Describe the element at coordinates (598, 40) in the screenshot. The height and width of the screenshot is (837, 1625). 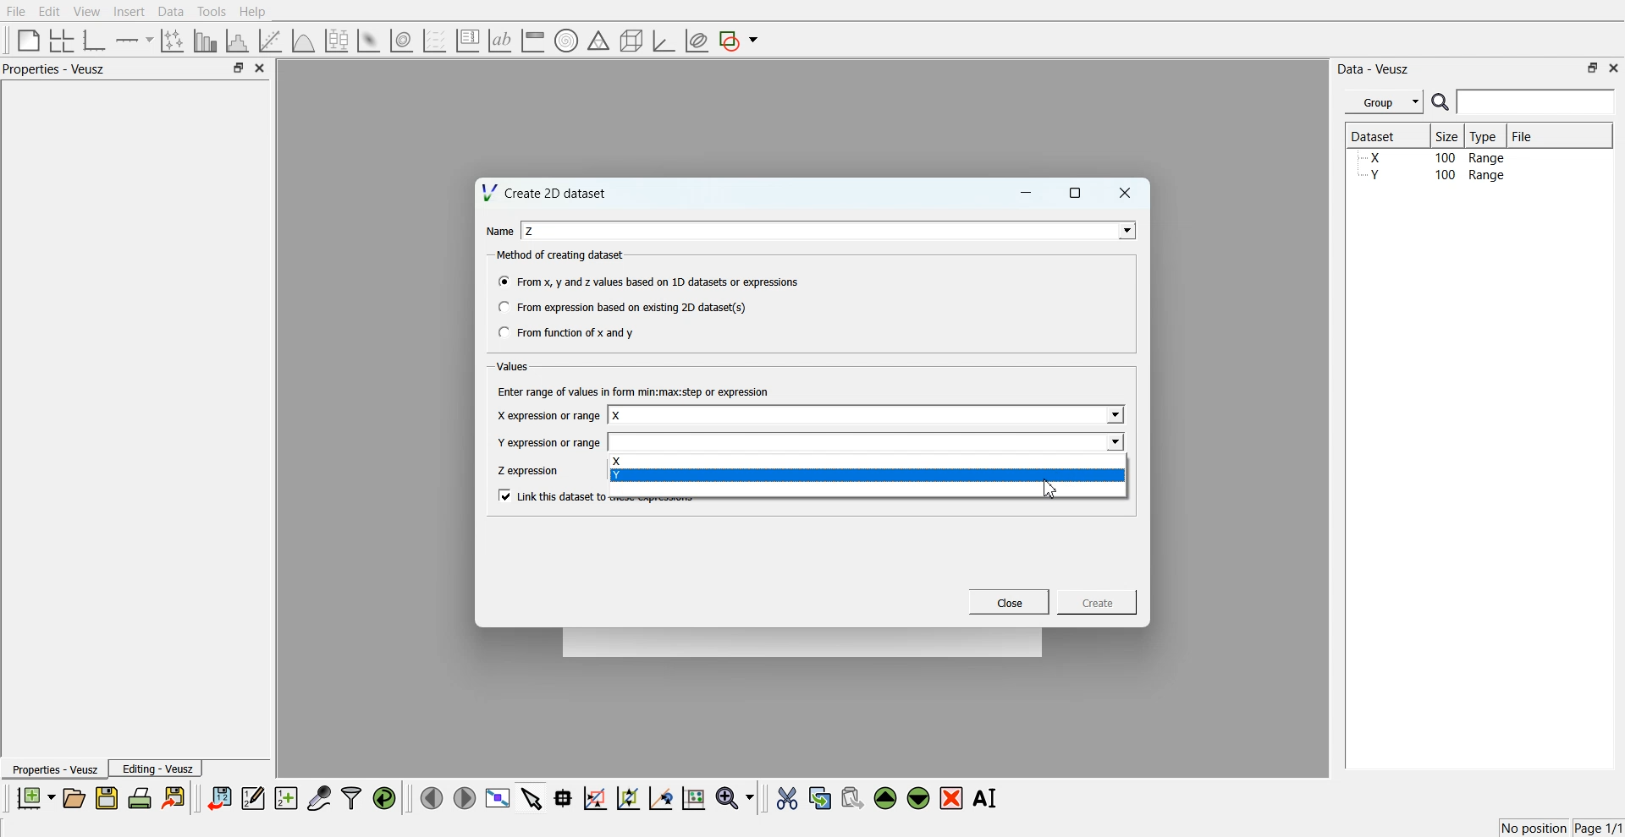
I see `Ternary Graph` at that location.